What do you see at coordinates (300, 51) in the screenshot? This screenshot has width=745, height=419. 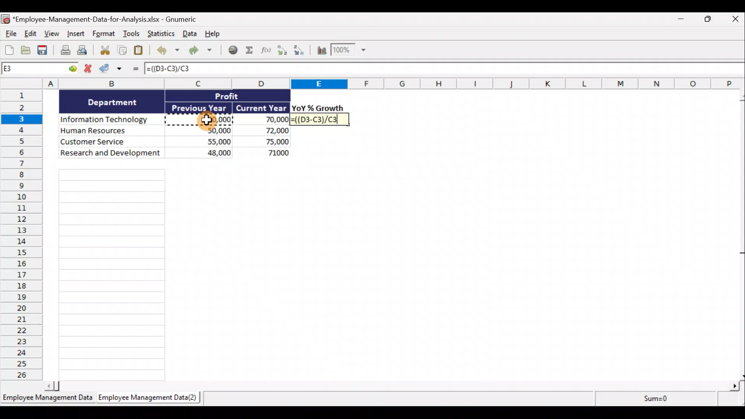 I see `Sort Descending` at bounding box center [300, 51].